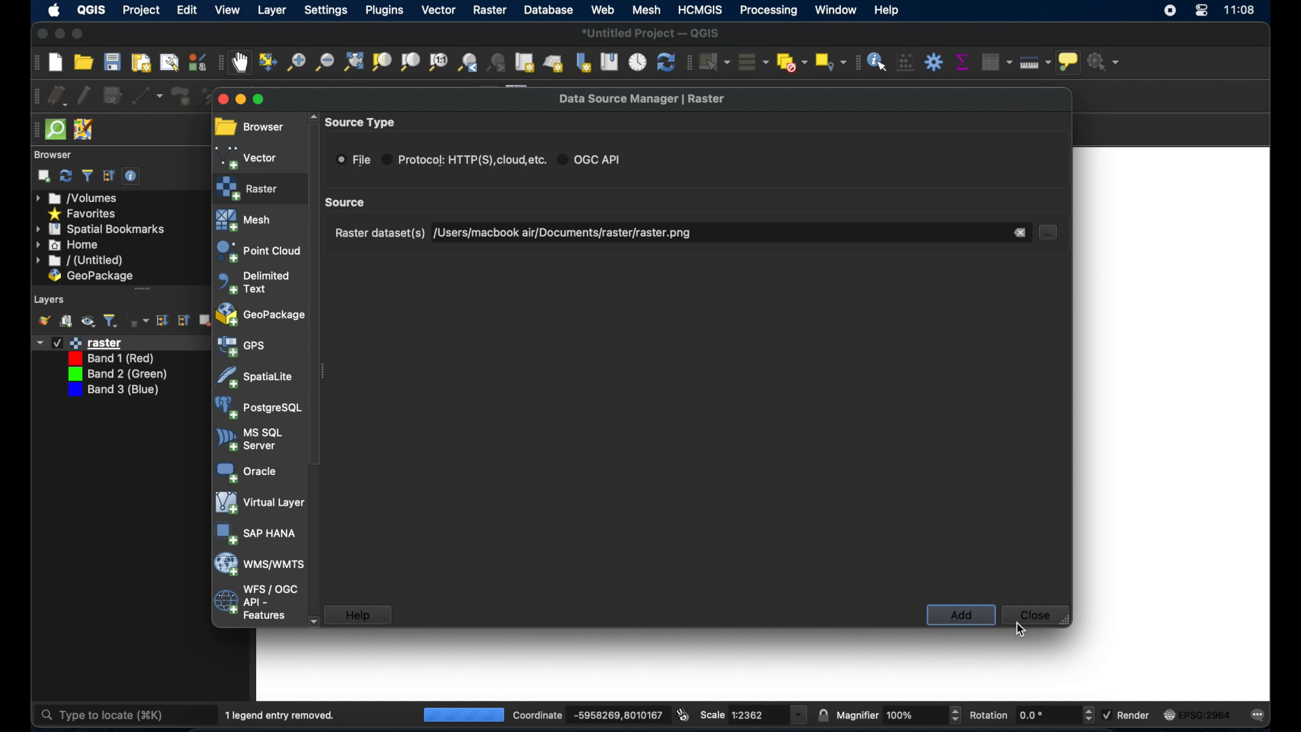 The image size is (1301, 732). Describe the element at coordinates (257, 533) in the screenshot. I see `sap hana` at that location.